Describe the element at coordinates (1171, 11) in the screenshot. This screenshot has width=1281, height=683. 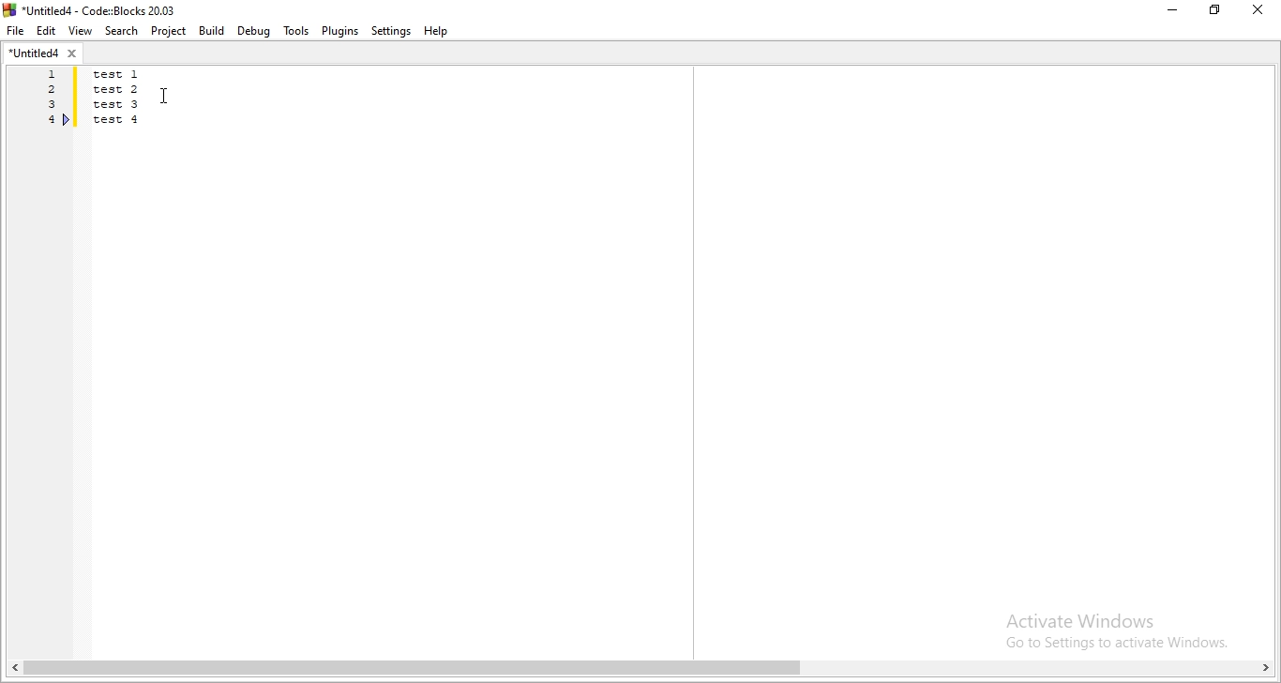
I see `Minimise` at that location.